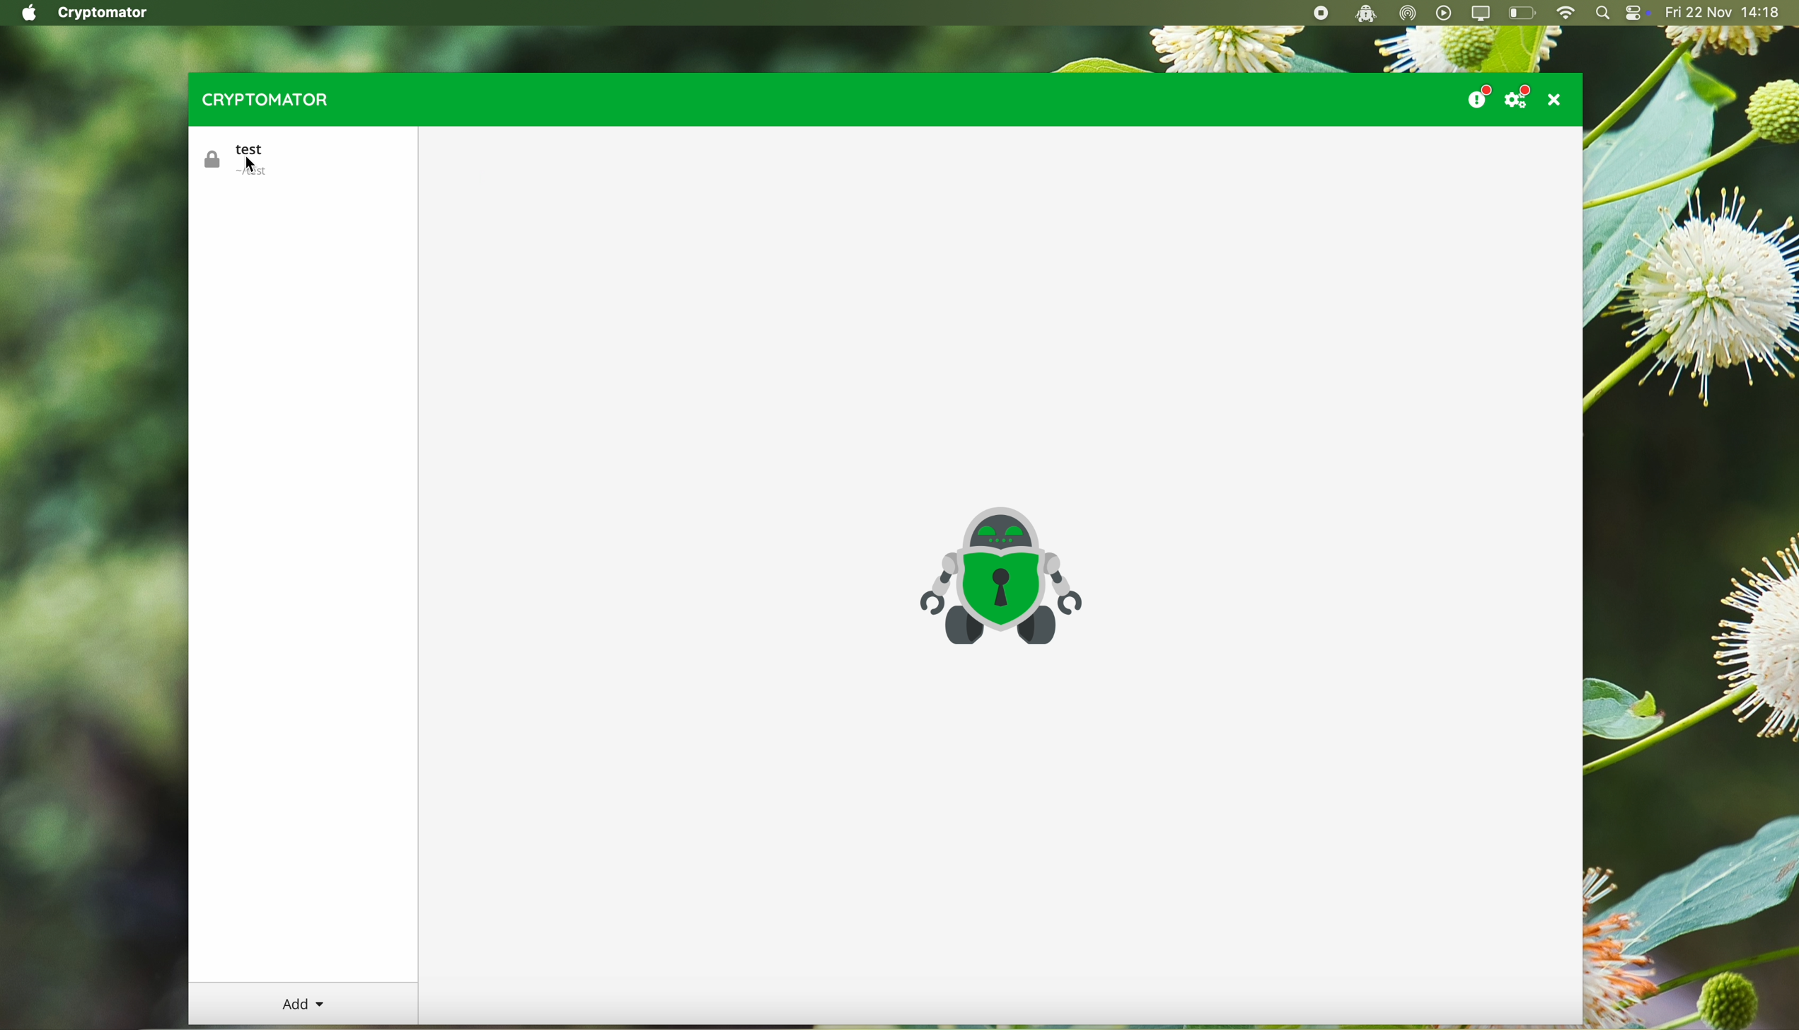  Describe the element at coordinates (1477, 94) in the screenshot. I see `donate` at that location.